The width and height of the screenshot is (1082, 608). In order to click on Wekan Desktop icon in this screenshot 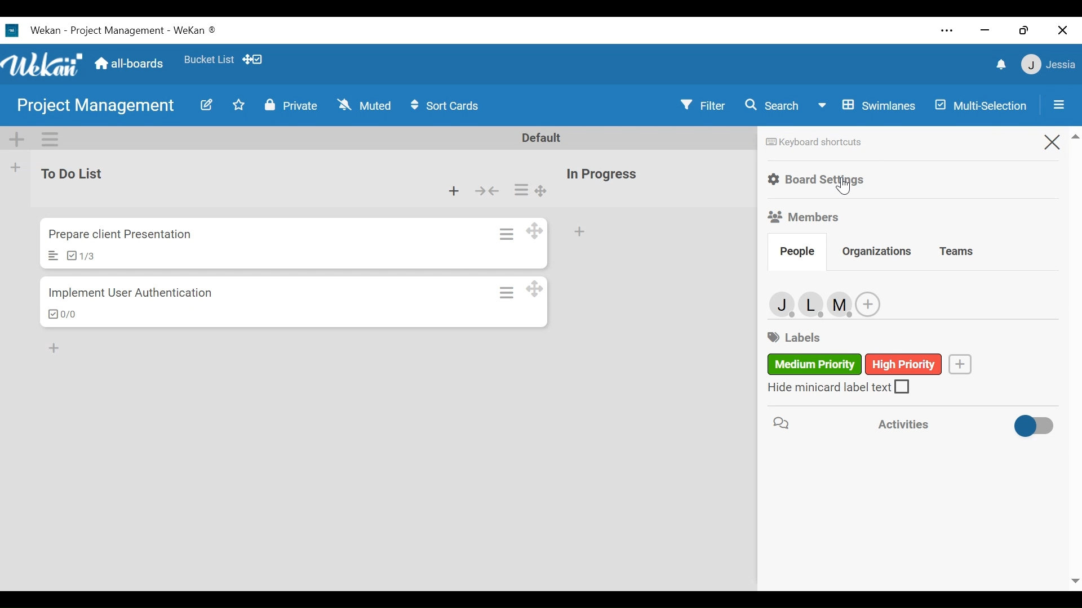, I will do `click(117, 31)`.